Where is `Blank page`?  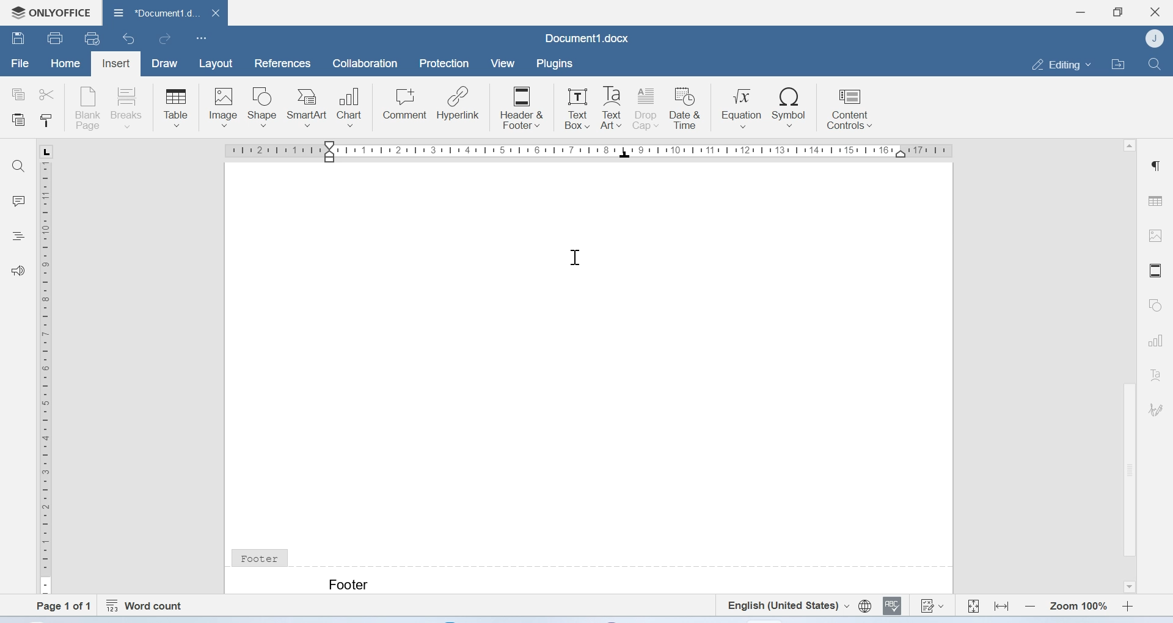 Blank page is located at coordinates (89, 107).